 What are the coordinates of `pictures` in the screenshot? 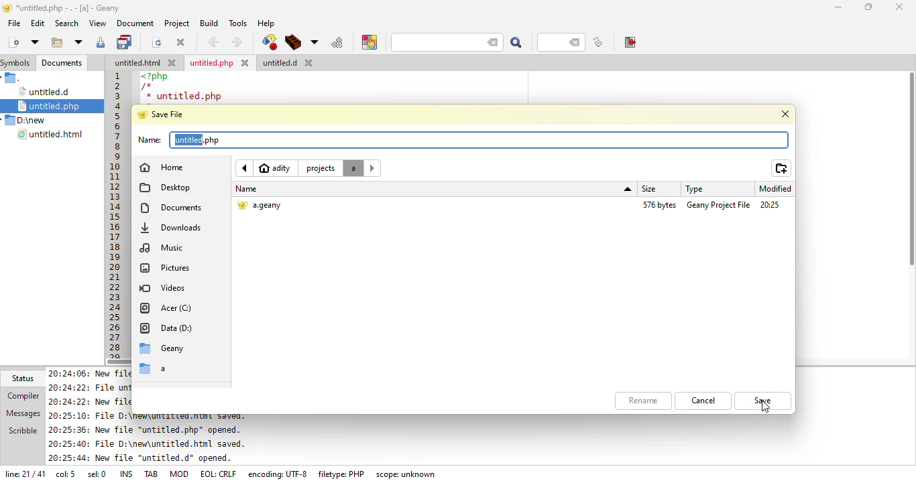 It's located at (167, 268).